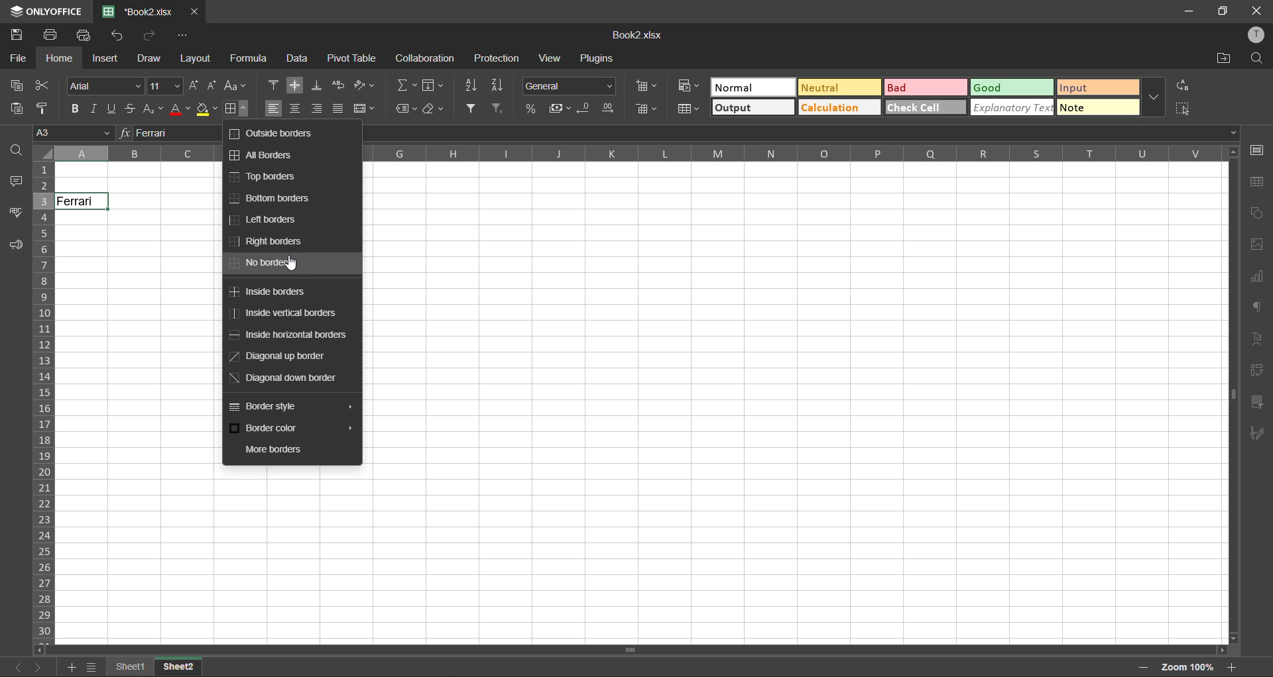 The height and width of the screenshot is (677, 1273). What do you see at coordinates (839, 107) in the screenshot?
I see `calculation` at bounding box center [839, 107].